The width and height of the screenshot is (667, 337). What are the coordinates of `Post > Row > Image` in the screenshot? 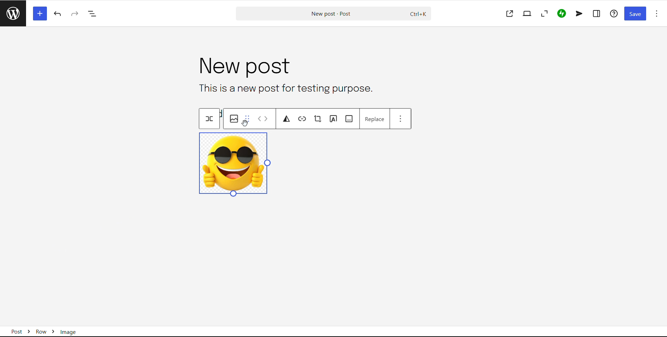 It's located at (49, 329).